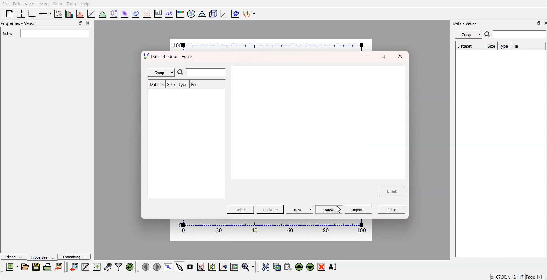  What do you see at coordinates (40, 257) in the screenshot?
I see `Properties` at bounding box center [40, 257].